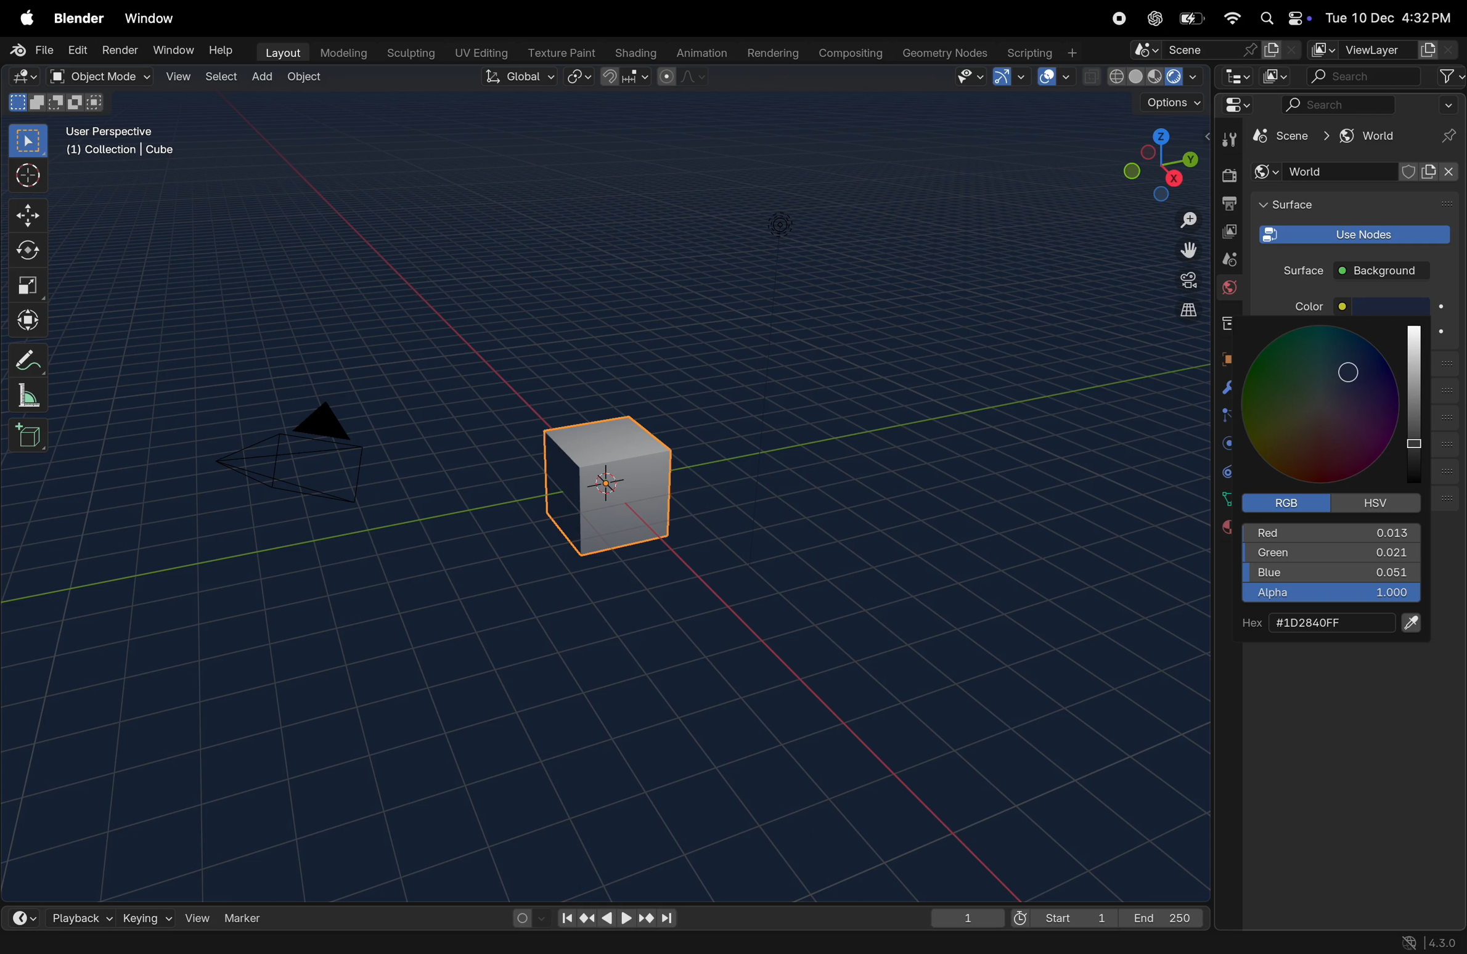 This screenshot has height=954, width=1467. Describe the element at coordinates (684, 79) in the screenshot. I see `proportional editing fall off` at that location.